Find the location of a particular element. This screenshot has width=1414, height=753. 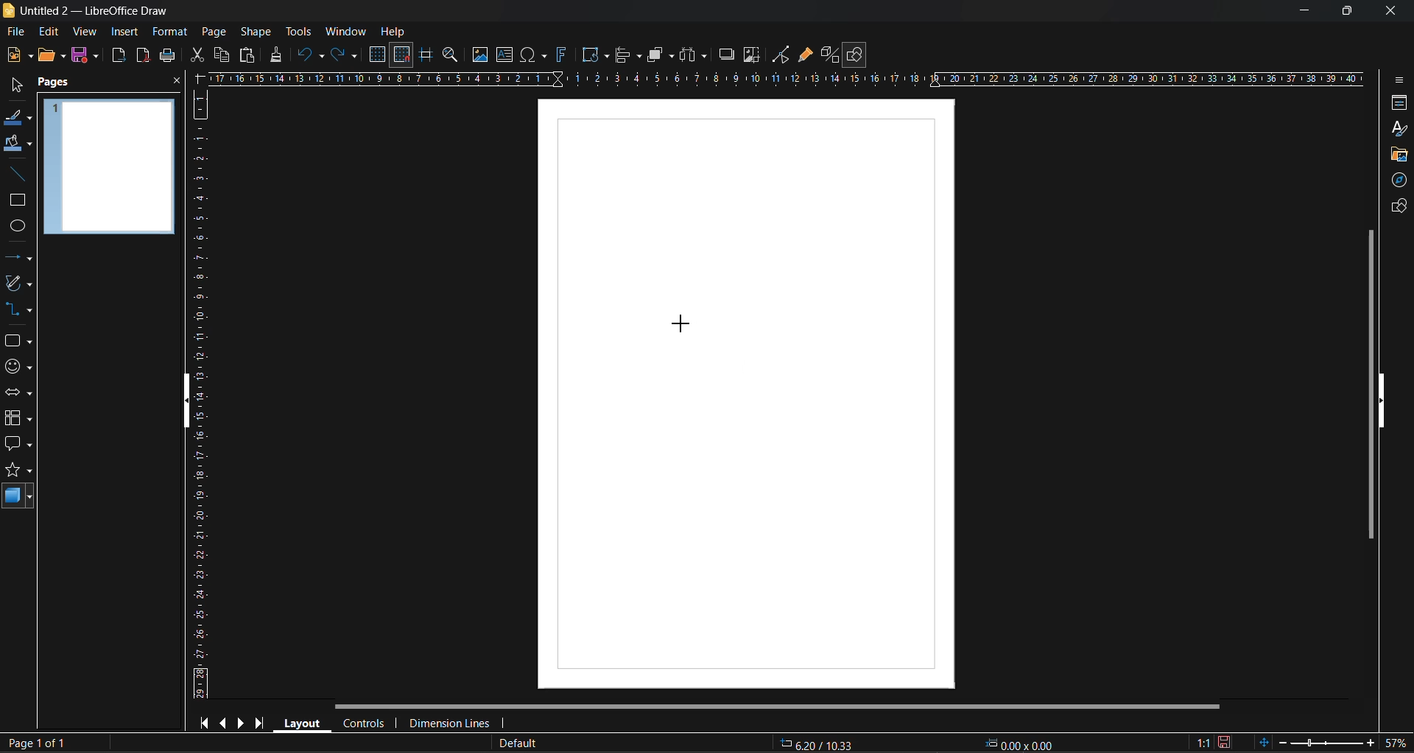

scaling factor is located at coordinates (1202, 740).